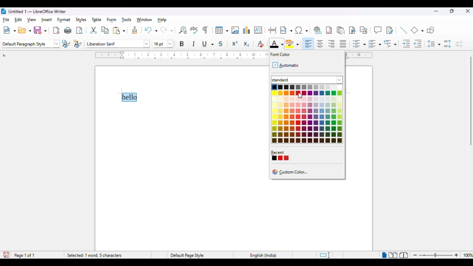  Describe the element at coordinates (151, 30) in the screenshot. I see `undo` at that location.